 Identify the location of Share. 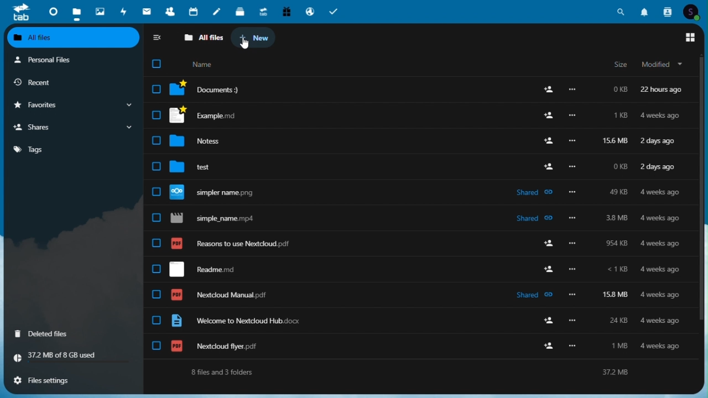
(71, 127).